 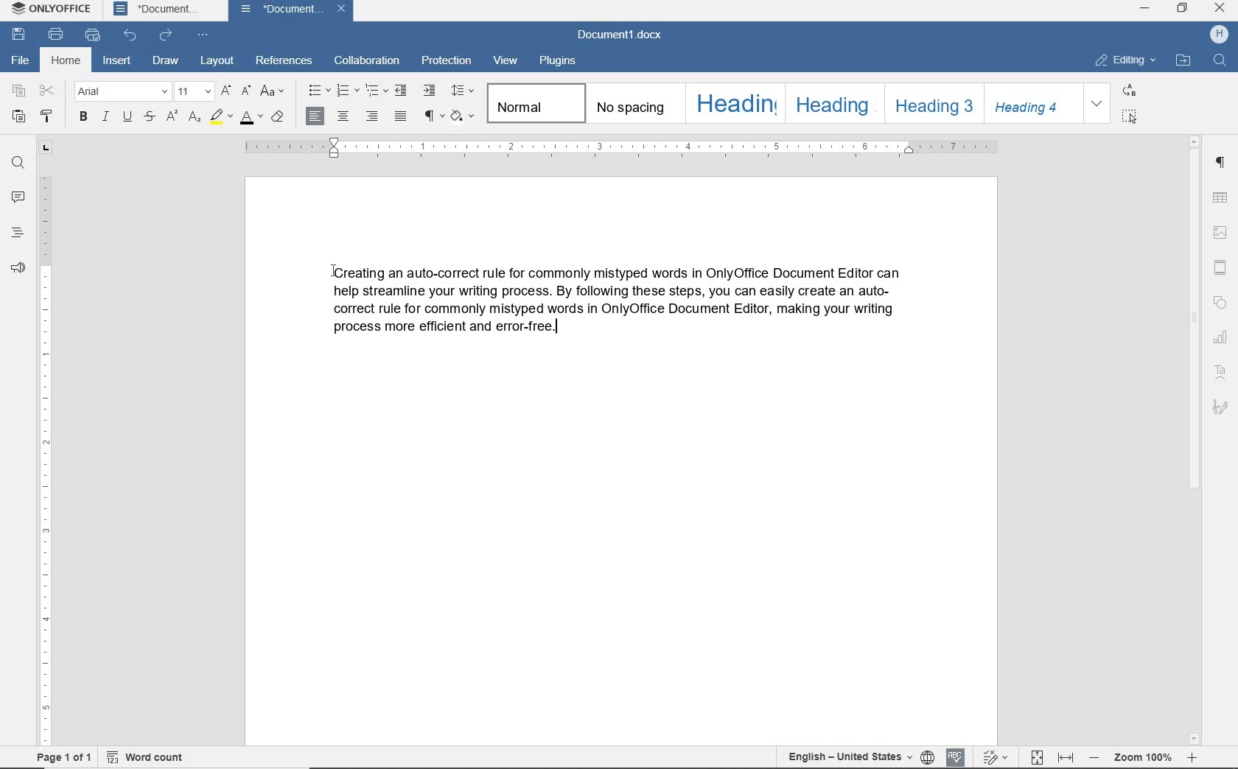 What do you see at coordinates (279, 117) in the screenshot?
I see `clear style` at bounding box center [279, 117].